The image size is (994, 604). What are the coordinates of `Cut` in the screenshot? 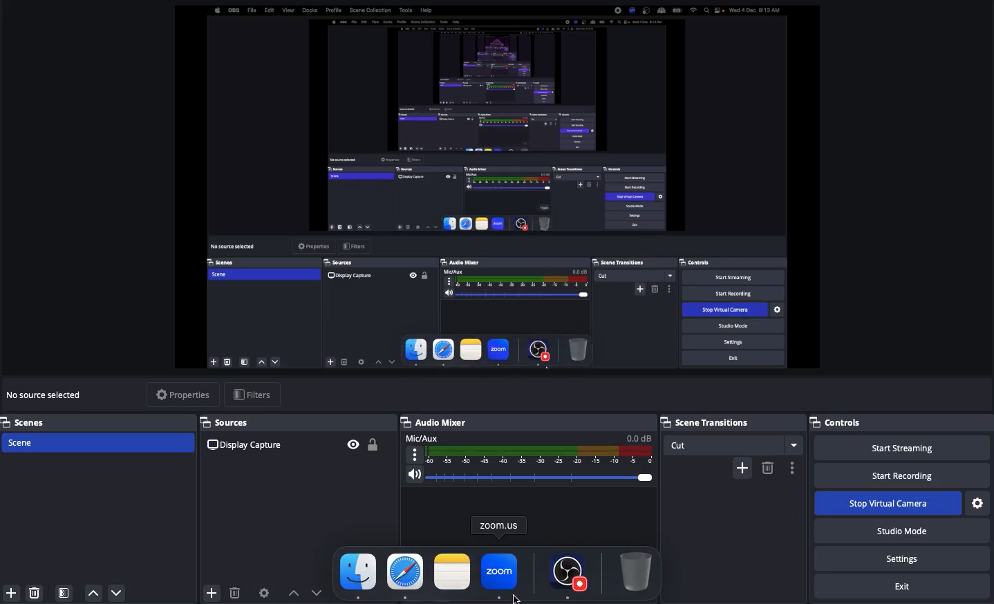 It's located at (733, 443).